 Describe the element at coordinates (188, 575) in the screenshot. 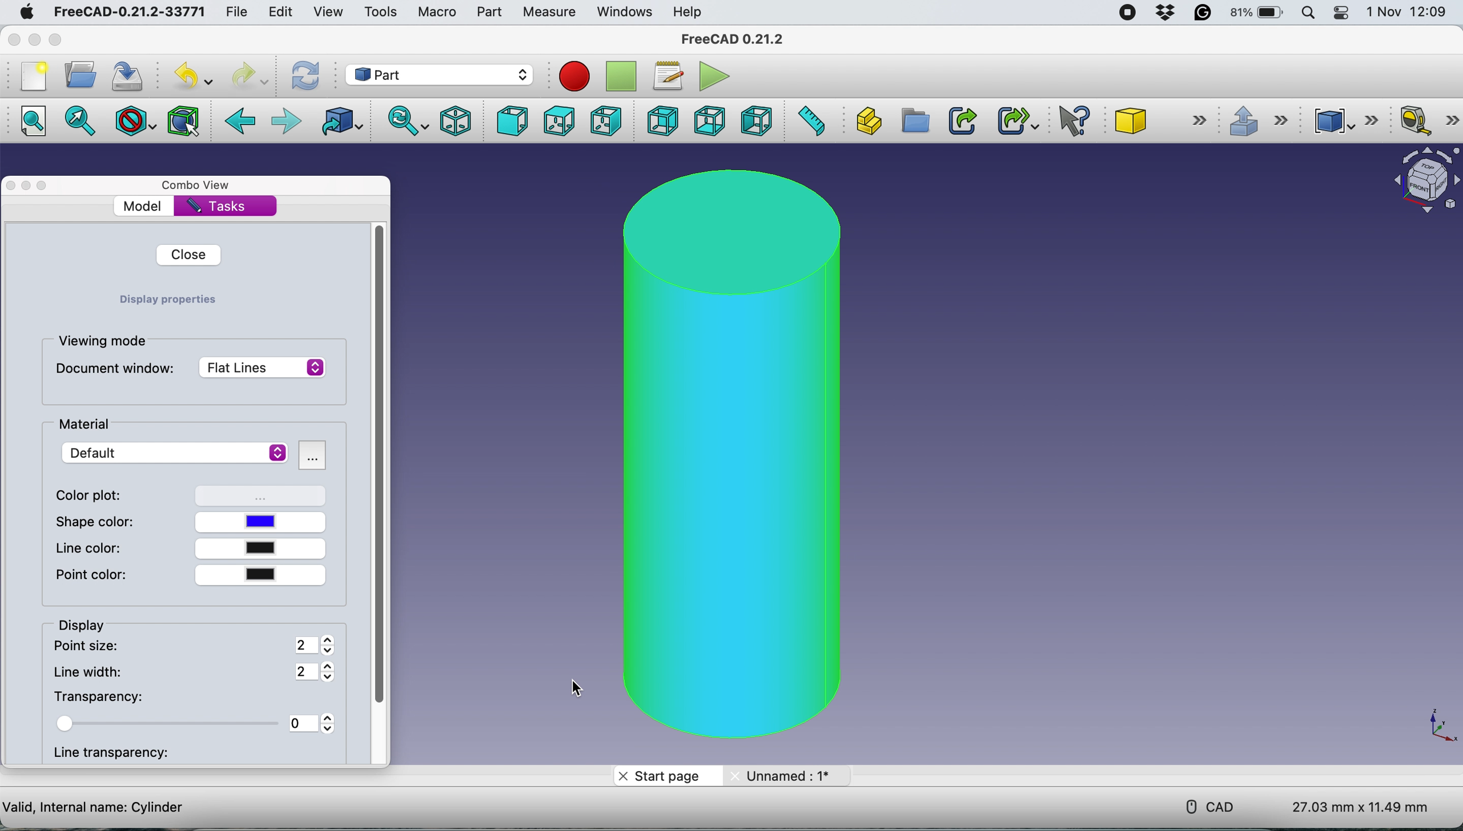

I see `point color` at that location.